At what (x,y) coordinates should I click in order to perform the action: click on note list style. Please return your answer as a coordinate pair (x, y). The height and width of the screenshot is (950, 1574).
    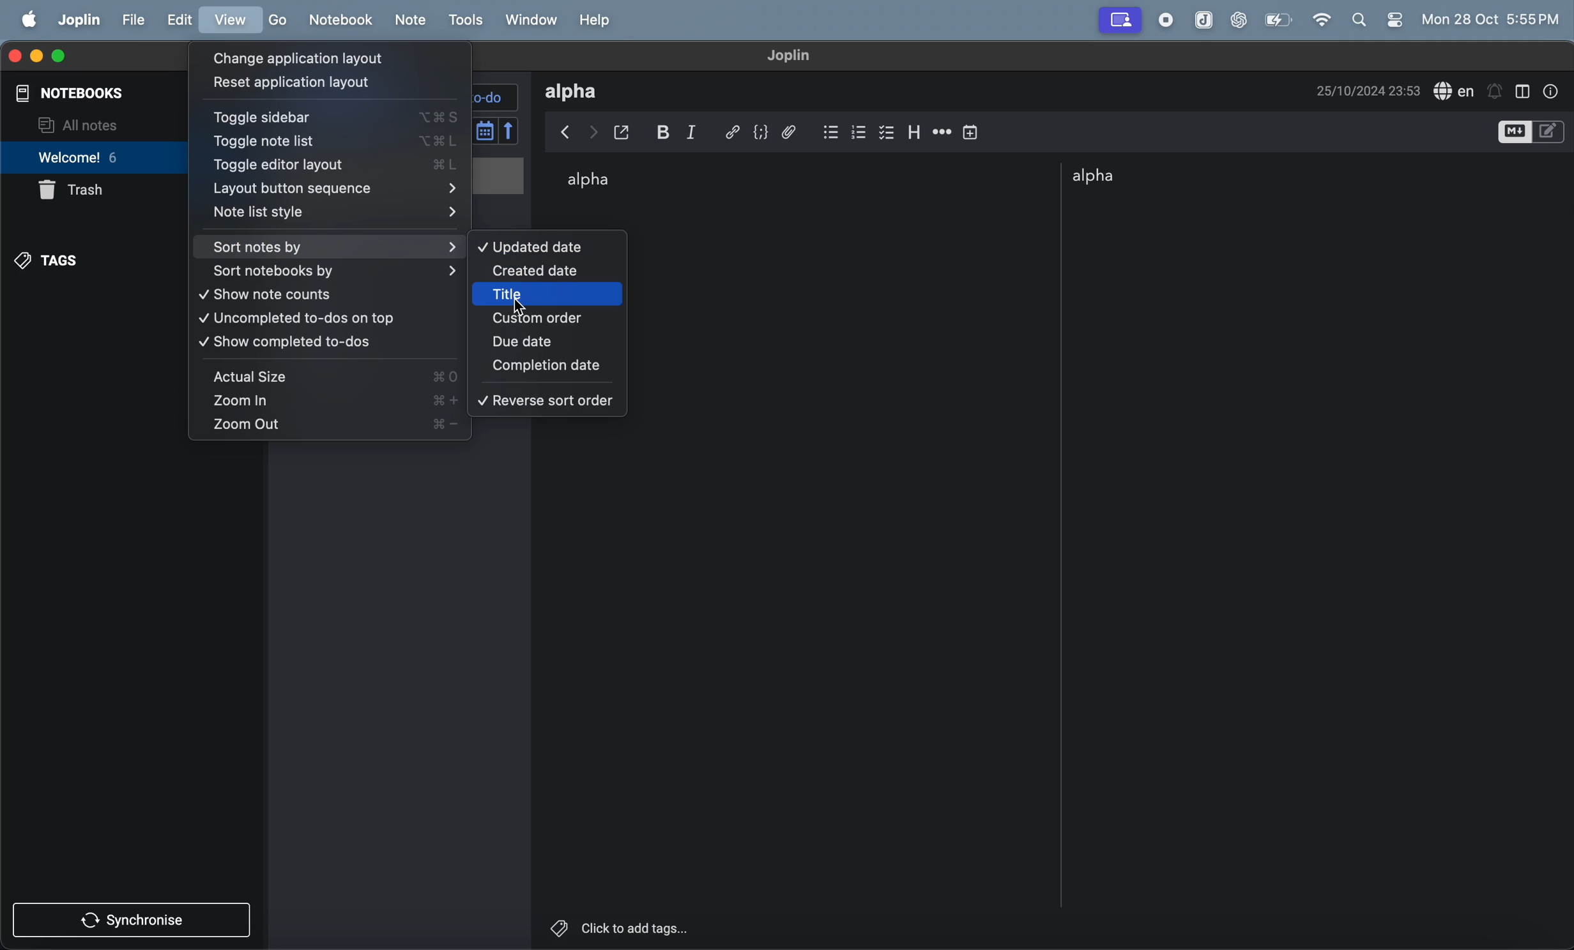
    Looking at the image, I should click on (335, 215).